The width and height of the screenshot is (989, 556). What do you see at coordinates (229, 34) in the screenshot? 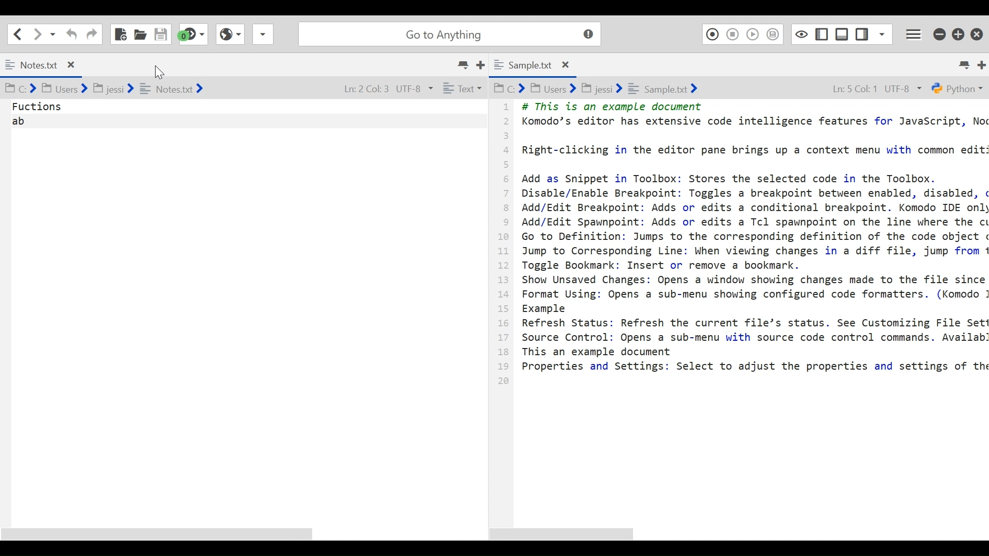
I see `View Browser` at bounding box center [229, 34].